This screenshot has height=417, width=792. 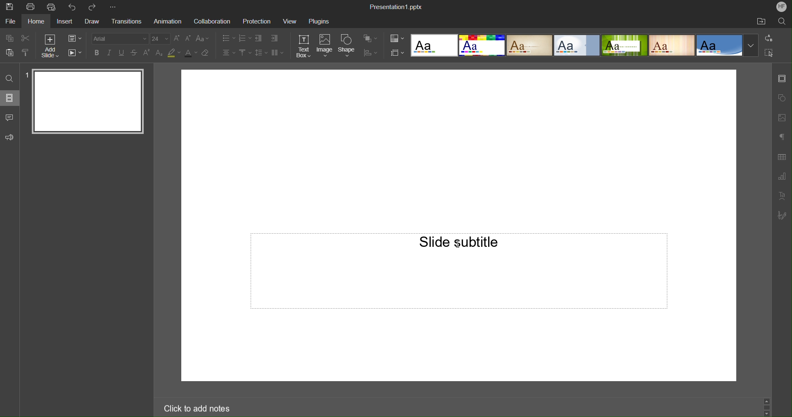 I want to click on Quick Print, so click(x=52, y=7).